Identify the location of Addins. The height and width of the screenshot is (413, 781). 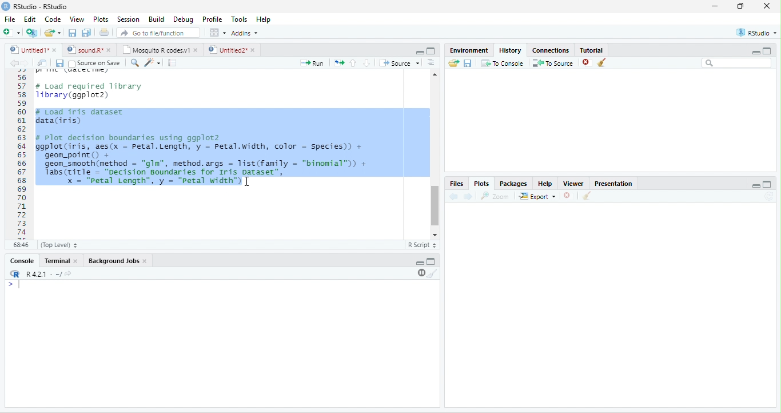
(245, 33).